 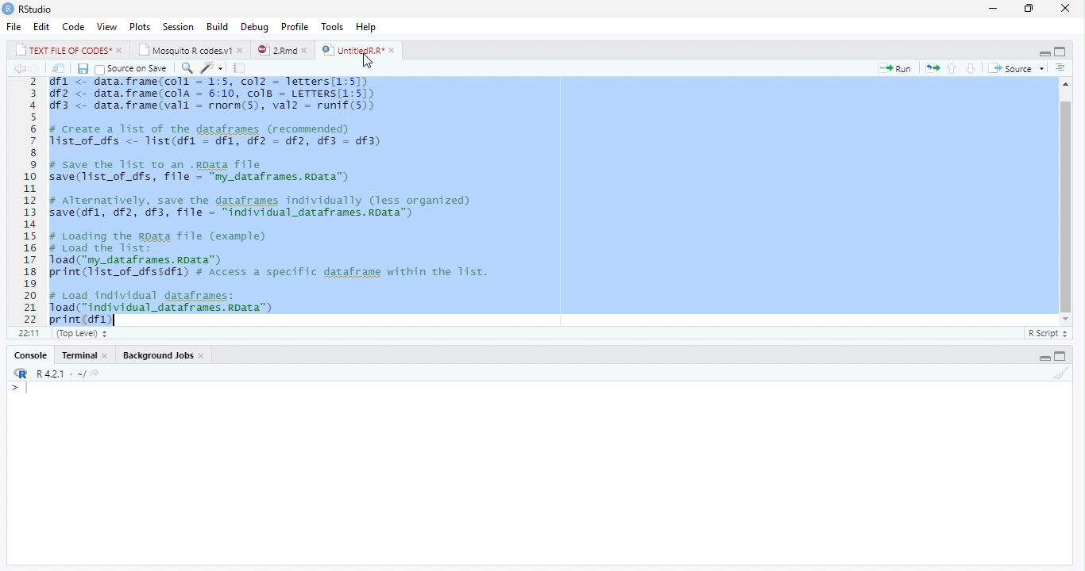 I want to click on Mosquito R codes.v1, so click(x=190, y=49).